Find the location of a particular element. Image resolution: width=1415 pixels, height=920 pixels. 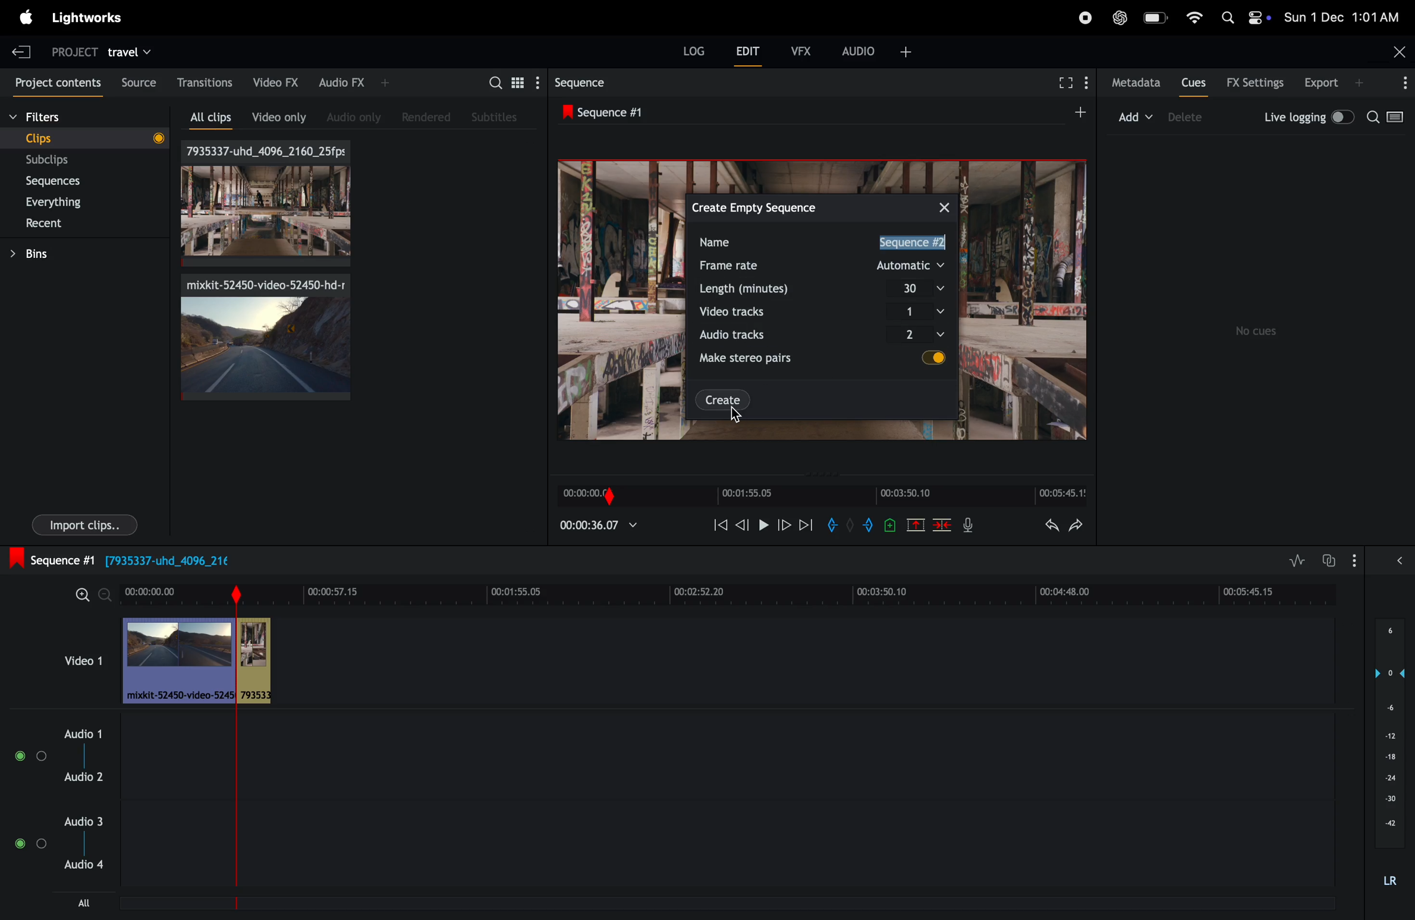

fullscreen is located at coordinates (1068, 82).